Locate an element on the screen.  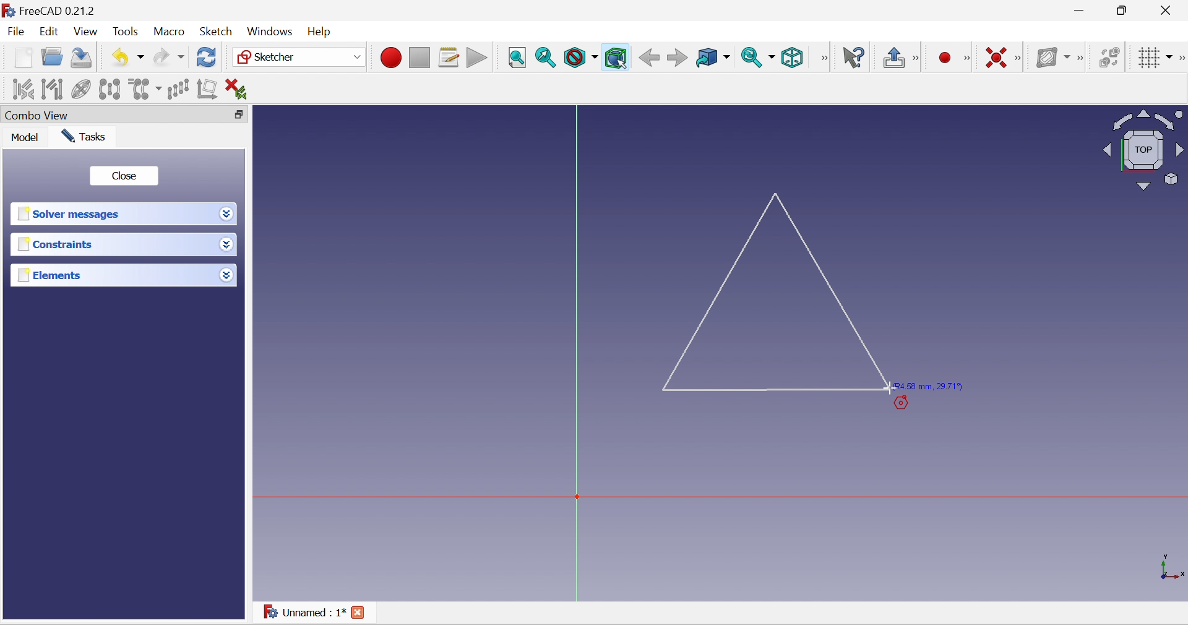
Go to linked object is located at coordinates (713, 58).